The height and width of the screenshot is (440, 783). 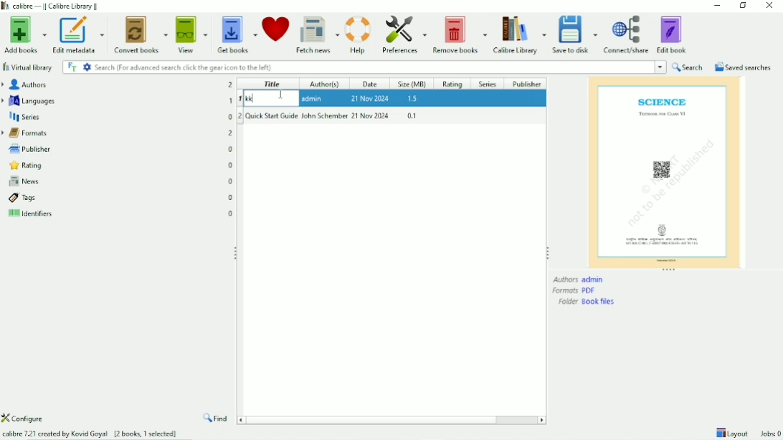 I want to click on Close, so click(x=769, y=6).